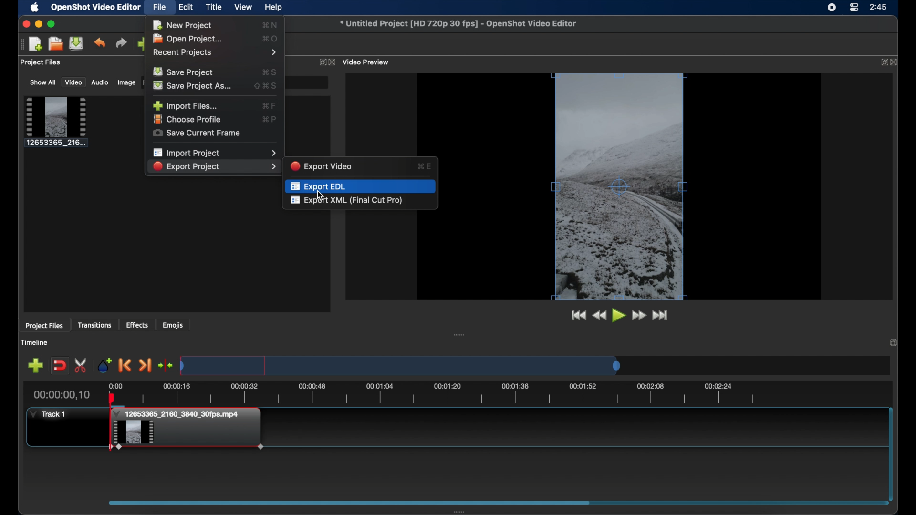 The height and width of the screenshot is (515, 916). Describe the element at coordinates (25, 24) in the screenshot. I see `close` at that location.